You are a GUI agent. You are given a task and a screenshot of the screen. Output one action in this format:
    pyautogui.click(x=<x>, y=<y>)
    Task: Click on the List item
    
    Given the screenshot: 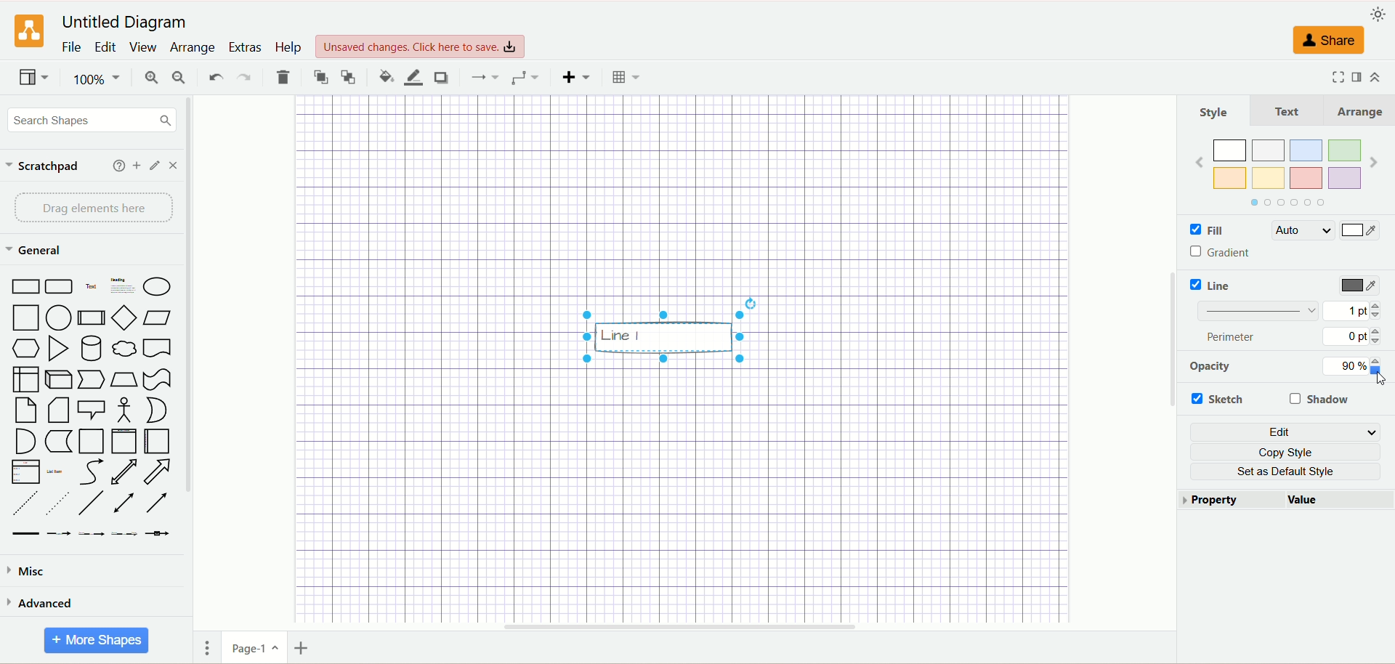 What is the action you would take?
    pyautogui.click(x=55, y=471)
    